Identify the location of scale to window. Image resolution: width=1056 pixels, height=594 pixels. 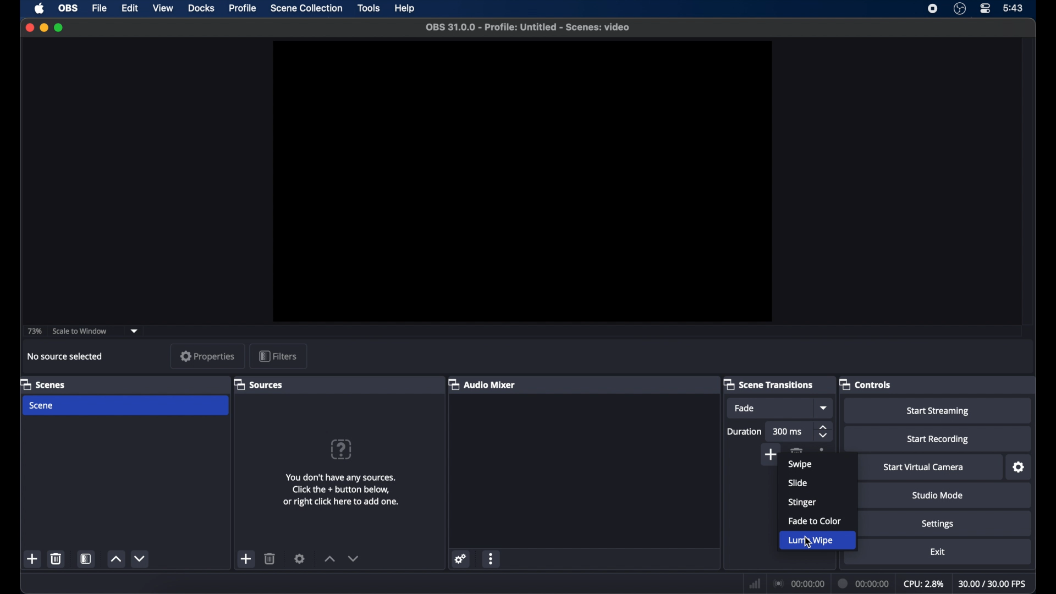
(80, 330).